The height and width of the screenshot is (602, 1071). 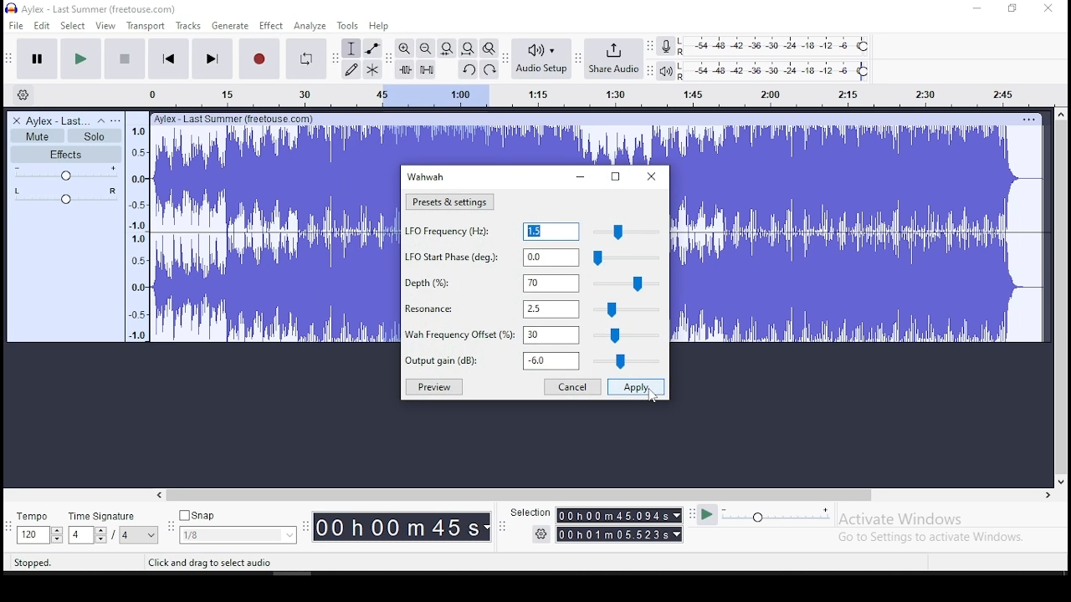 What do you see at coordinates (536, 145) in the screenshot?
I see `audio track` at bounding box center [536, 145].